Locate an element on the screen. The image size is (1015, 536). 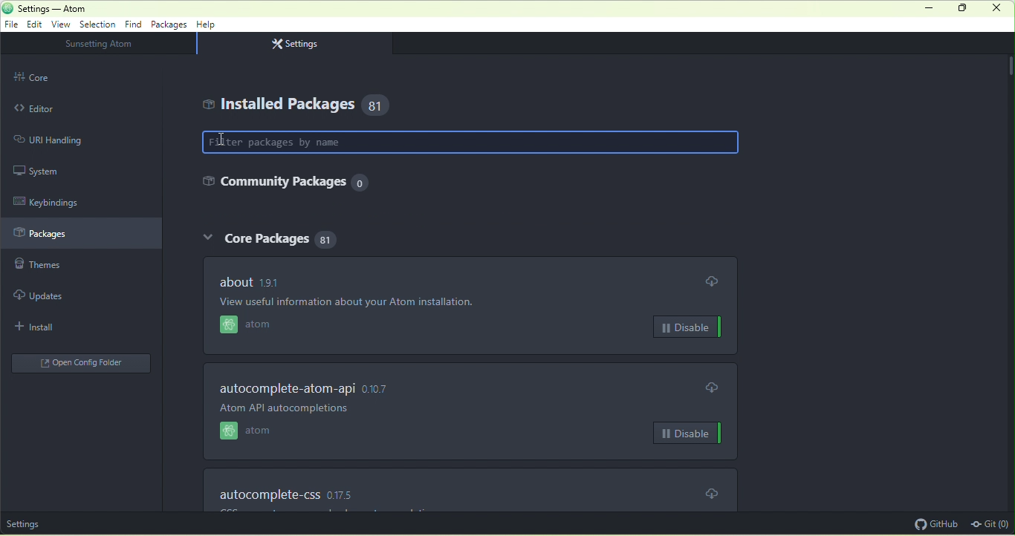
settings is located at coordinates (299, 43).